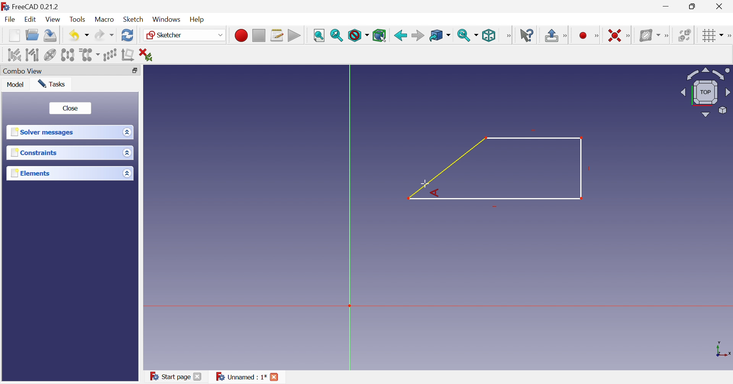 The image size is (733, 384). Describe the element at coordinates (111, 55) in the screenshot. I see `Rectangular array` at that location.